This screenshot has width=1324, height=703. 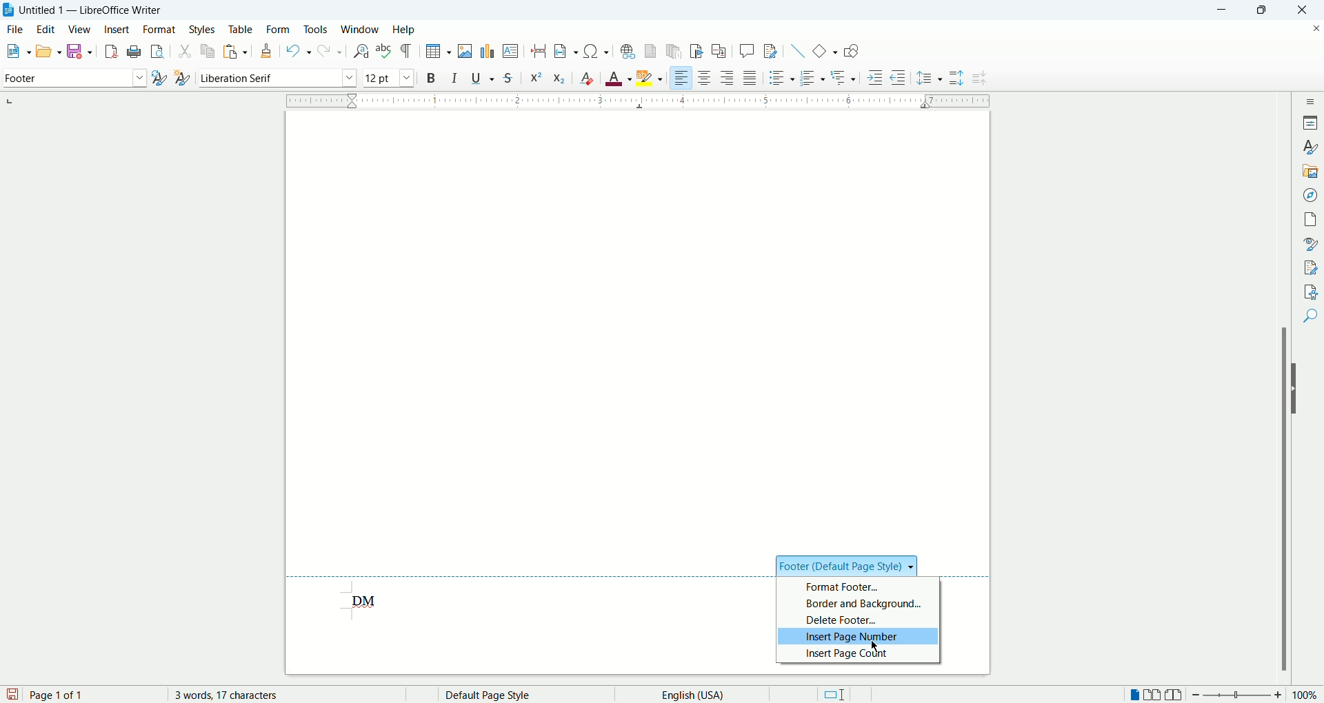 What do you see at coordinates (455, 77) in the screenshot?
I see `italic` at bounding box center [455, 77].